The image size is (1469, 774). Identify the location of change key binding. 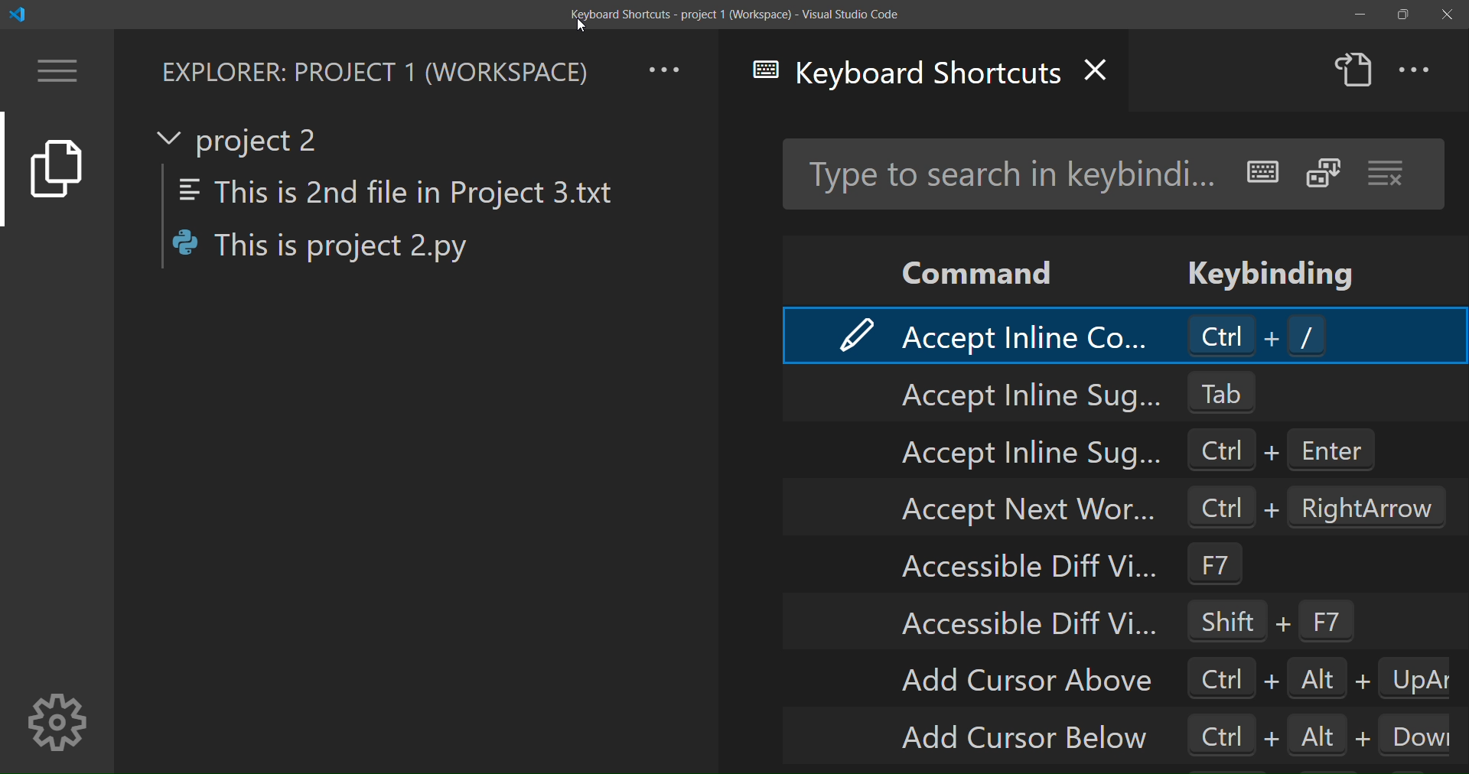
(853, 334).